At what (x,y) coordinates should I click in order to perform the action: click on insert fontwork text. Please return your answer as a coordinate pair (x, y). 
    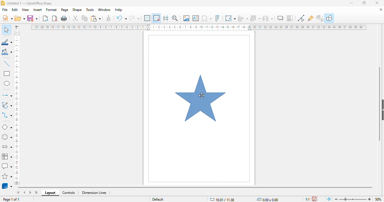
    Looking at the image, I should click on (217, 18).